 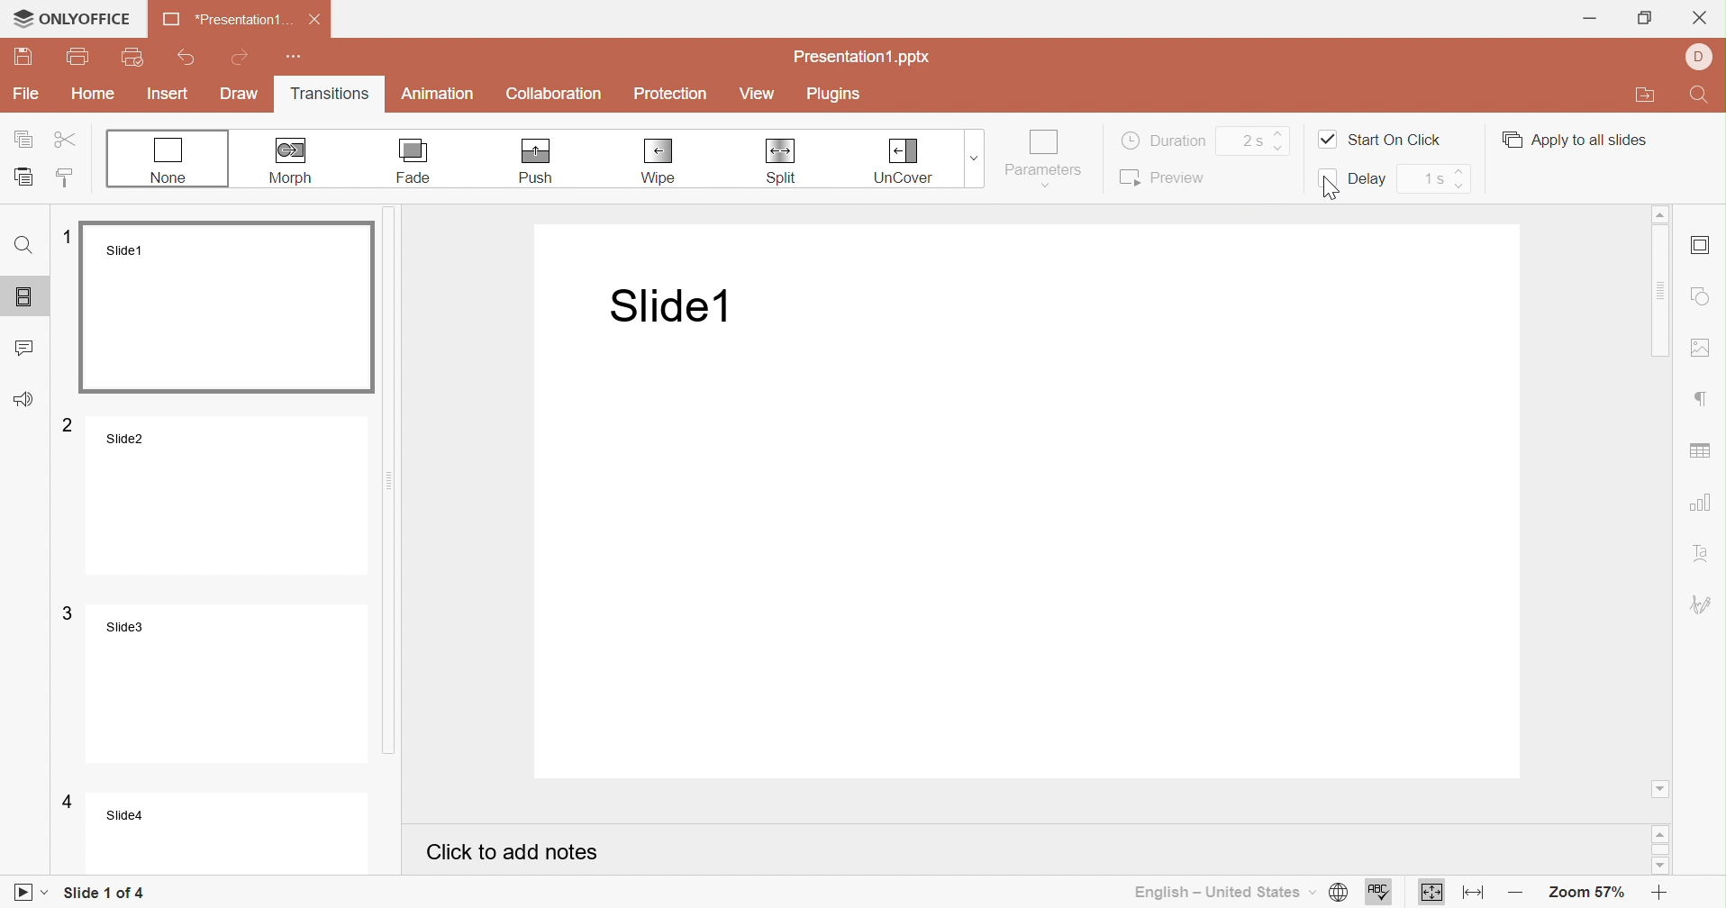 I want to click on Morph, so click(x=295, y=160).